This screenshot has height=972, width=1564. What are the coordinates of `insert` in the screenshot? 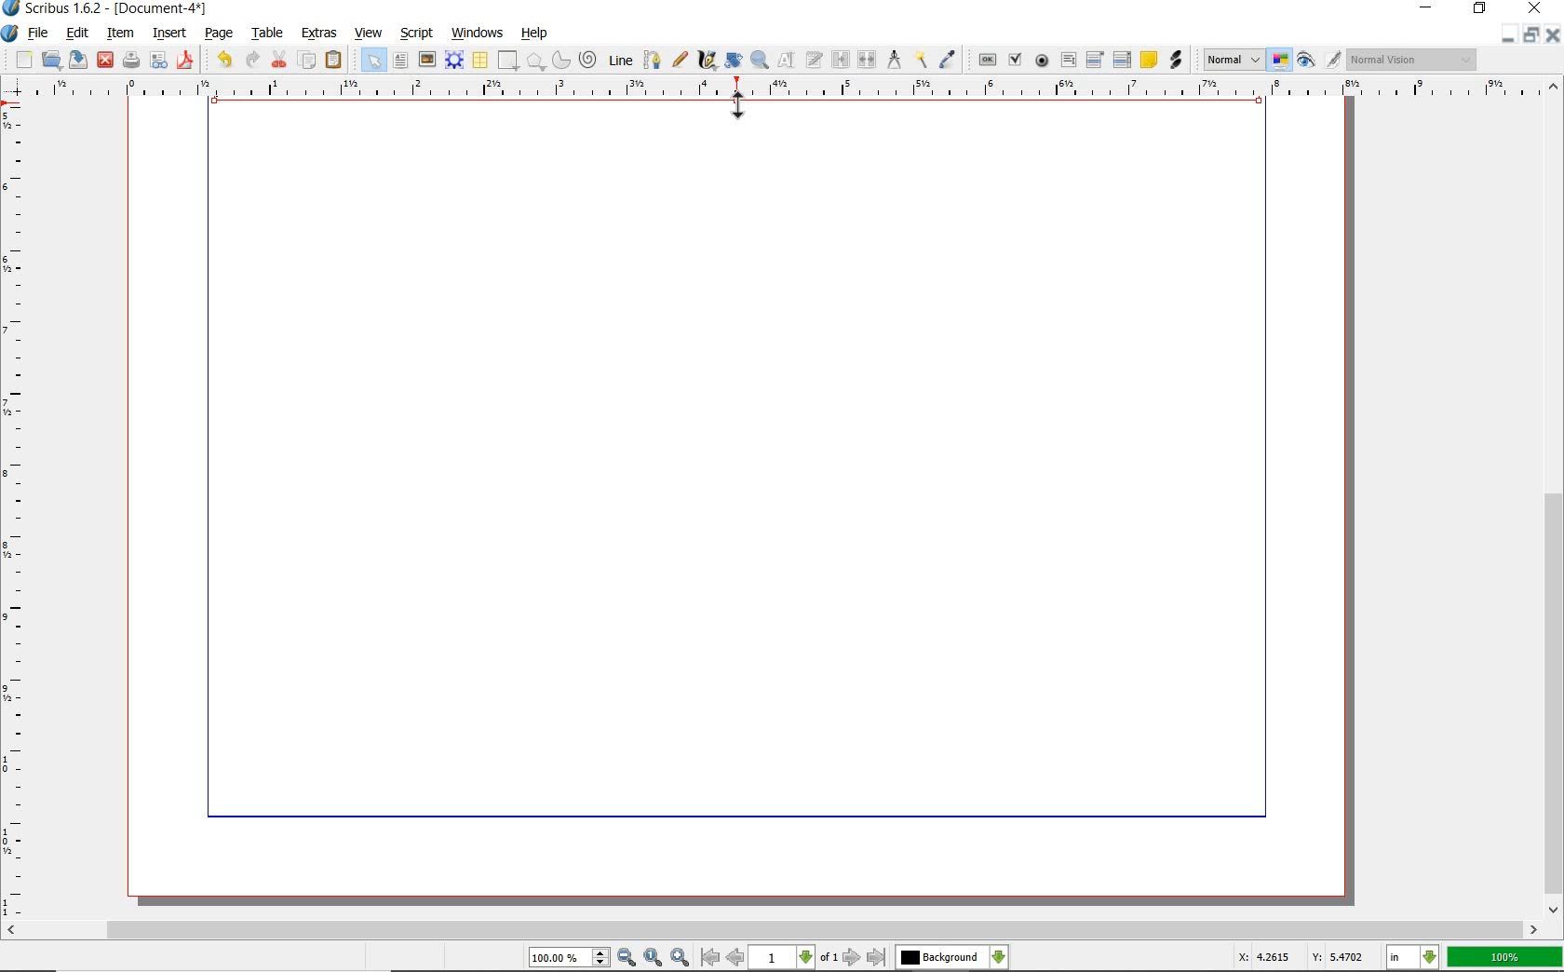 It's located at (169, 33).